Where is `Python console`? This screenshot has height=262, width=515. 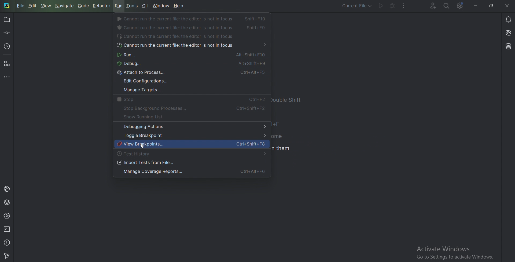 Python console is located at coordinates (7, 189).